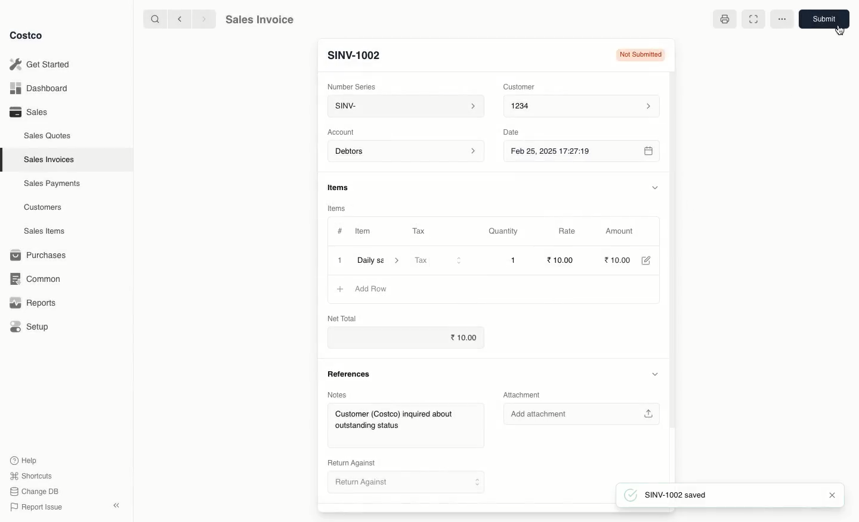 The height and width of the screenshot is (522, 859). What do you see at coordinates (32, 475) in the screenshot?
I see `Shortcuts` at bounding box center [32, 475].